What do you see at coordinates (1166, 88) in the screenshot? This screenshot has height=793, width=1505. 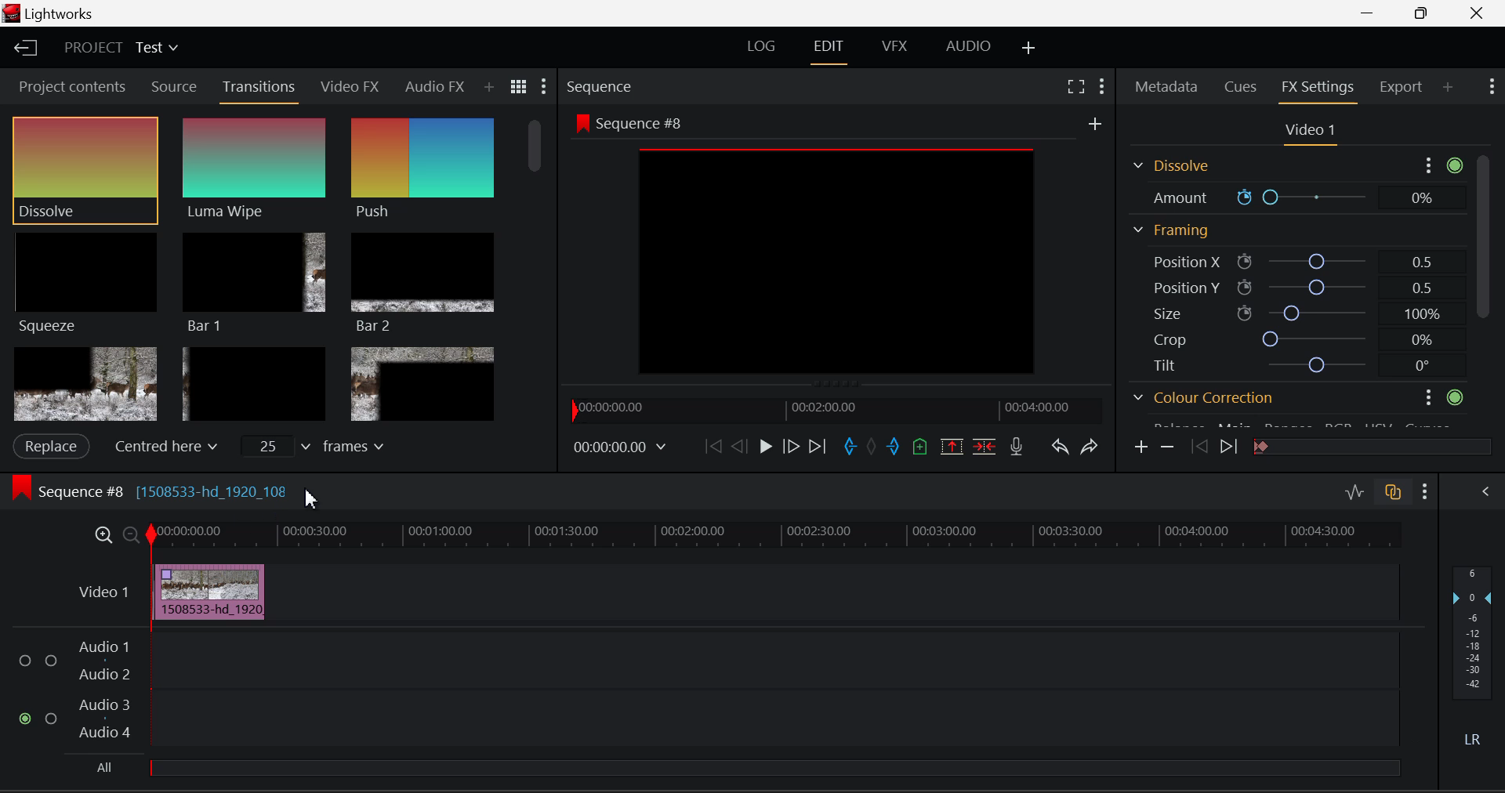 I see `Metadata` at bounding box center [1166, 88].